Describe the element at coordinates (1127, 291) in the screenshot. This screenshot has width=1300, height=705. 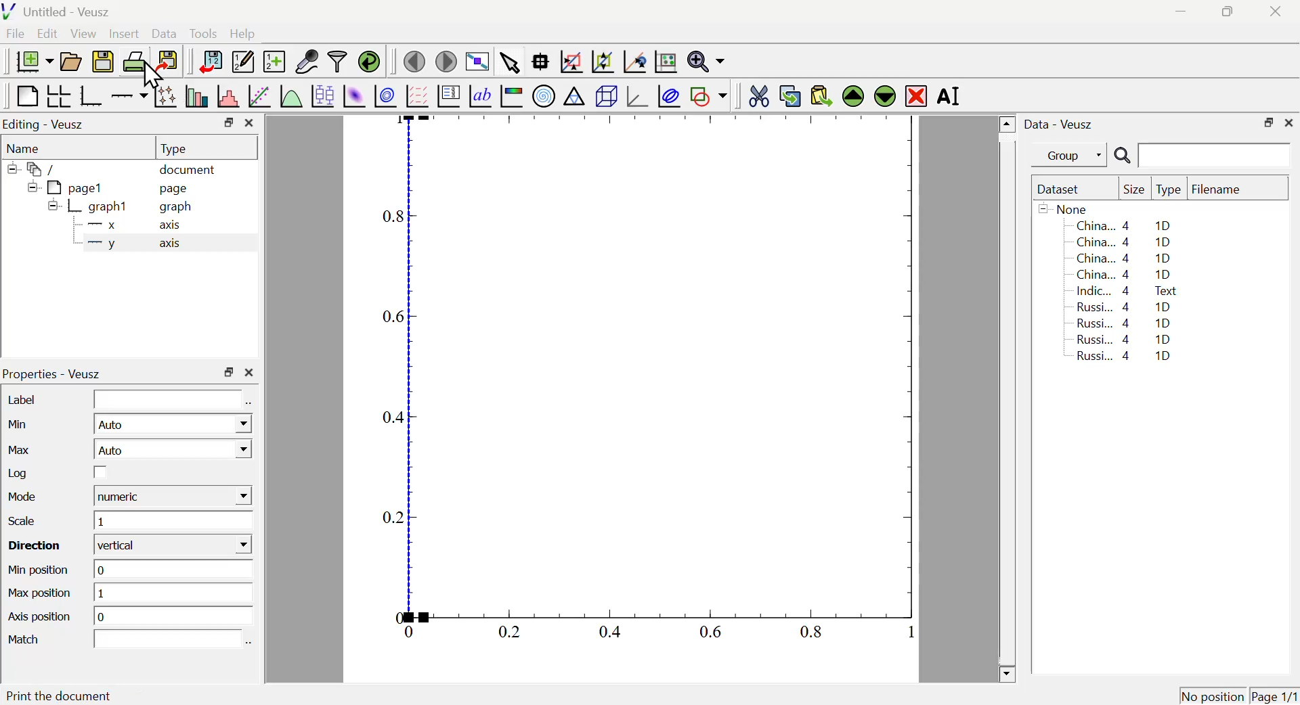
I see `Indic... 4 Text` at that location.